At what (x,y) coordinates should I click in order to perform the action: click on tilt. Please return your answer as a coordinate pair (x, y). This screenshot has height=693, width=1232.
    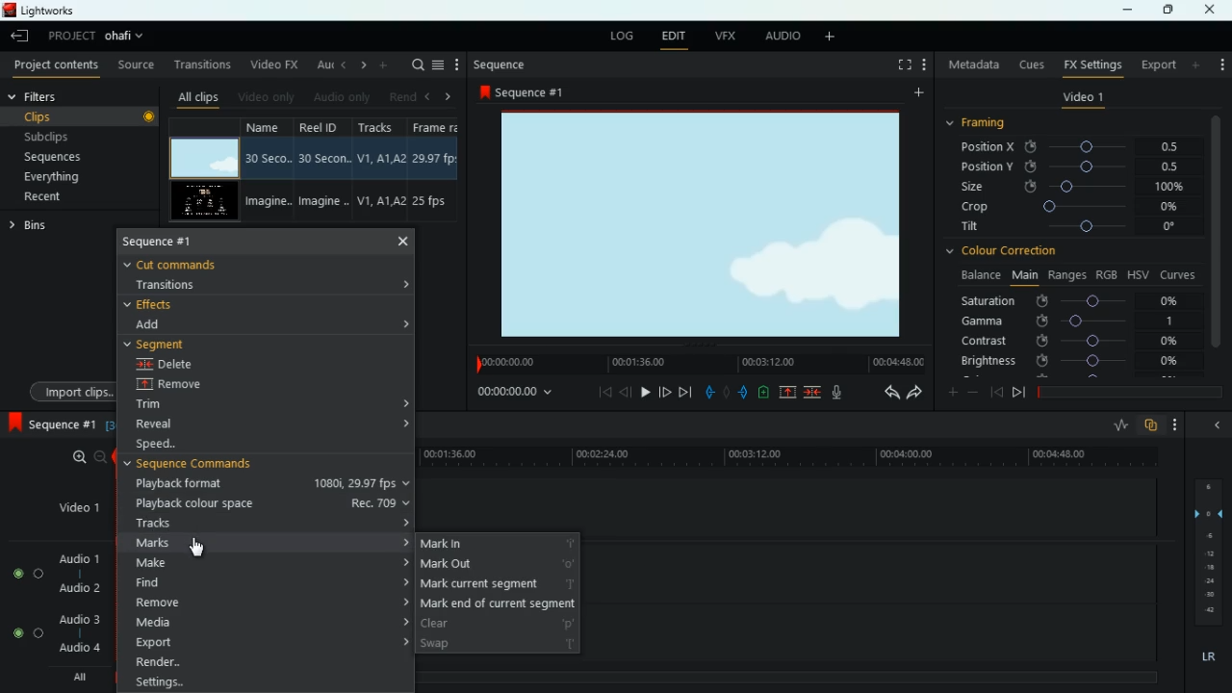
    Looking at the image, I should click on (1070, 229).